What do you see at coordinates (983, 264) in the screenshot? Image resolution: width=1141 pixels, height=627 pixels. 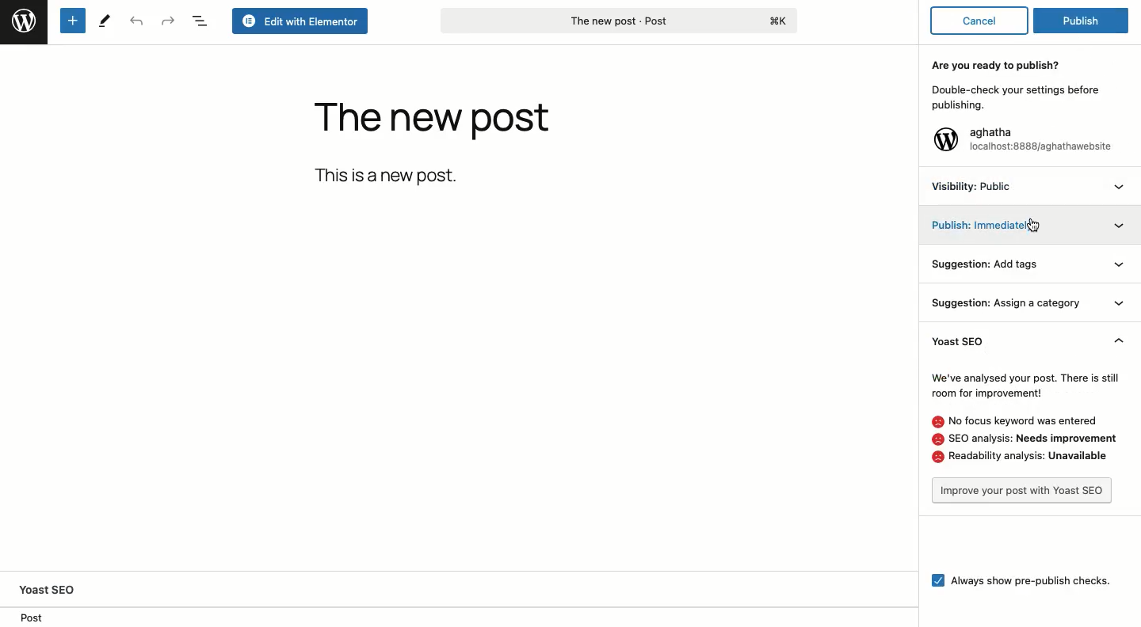 I see `Suggestion: Add tags` at bounding box center [983, 264].